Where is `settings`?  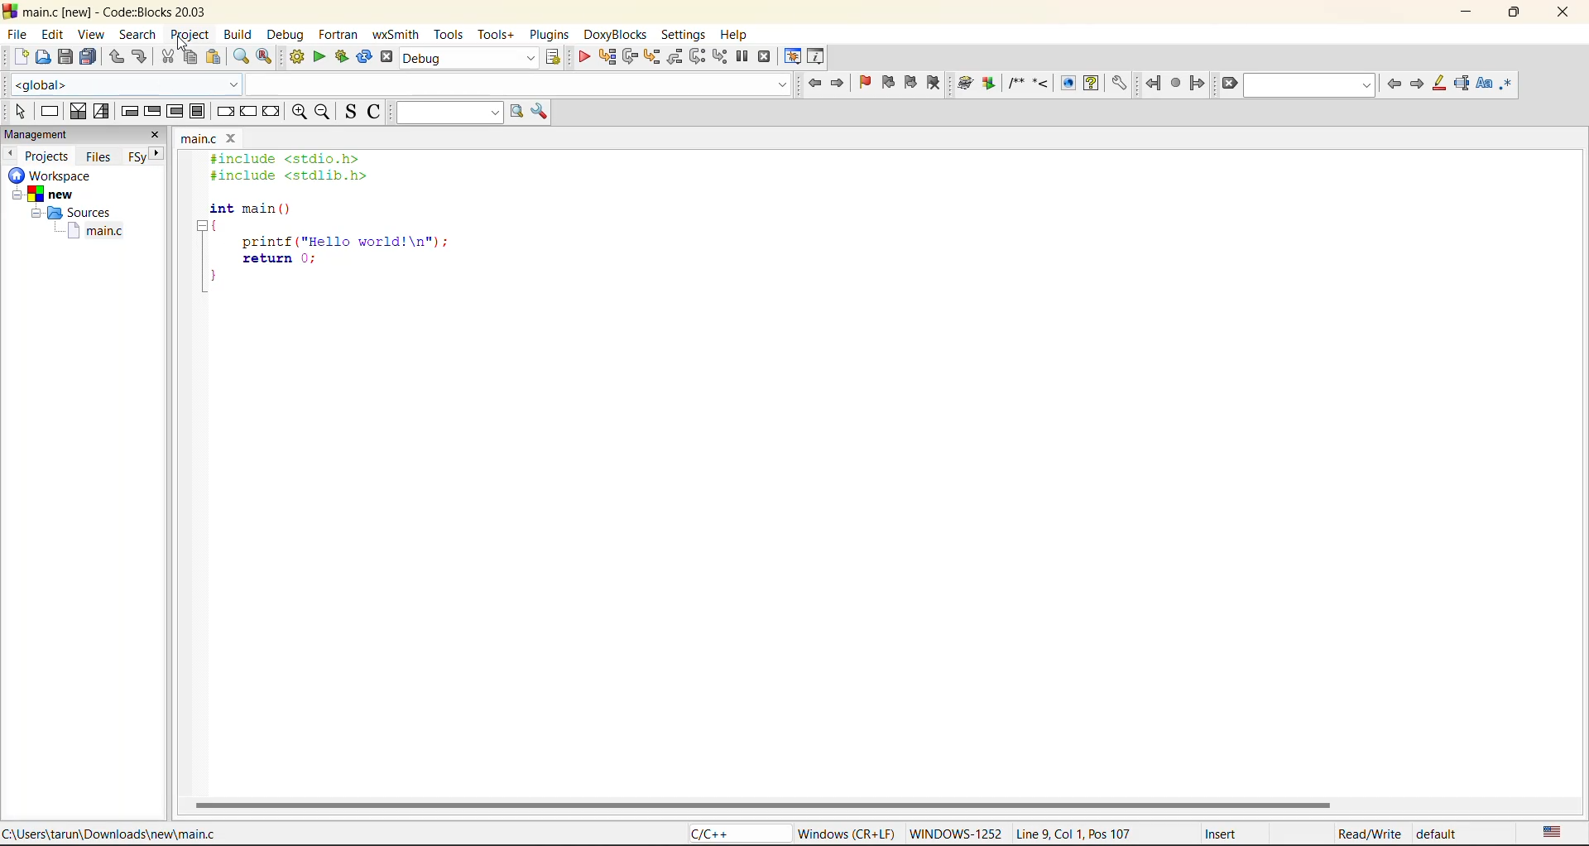 settings is located at coordinates (684, 36).